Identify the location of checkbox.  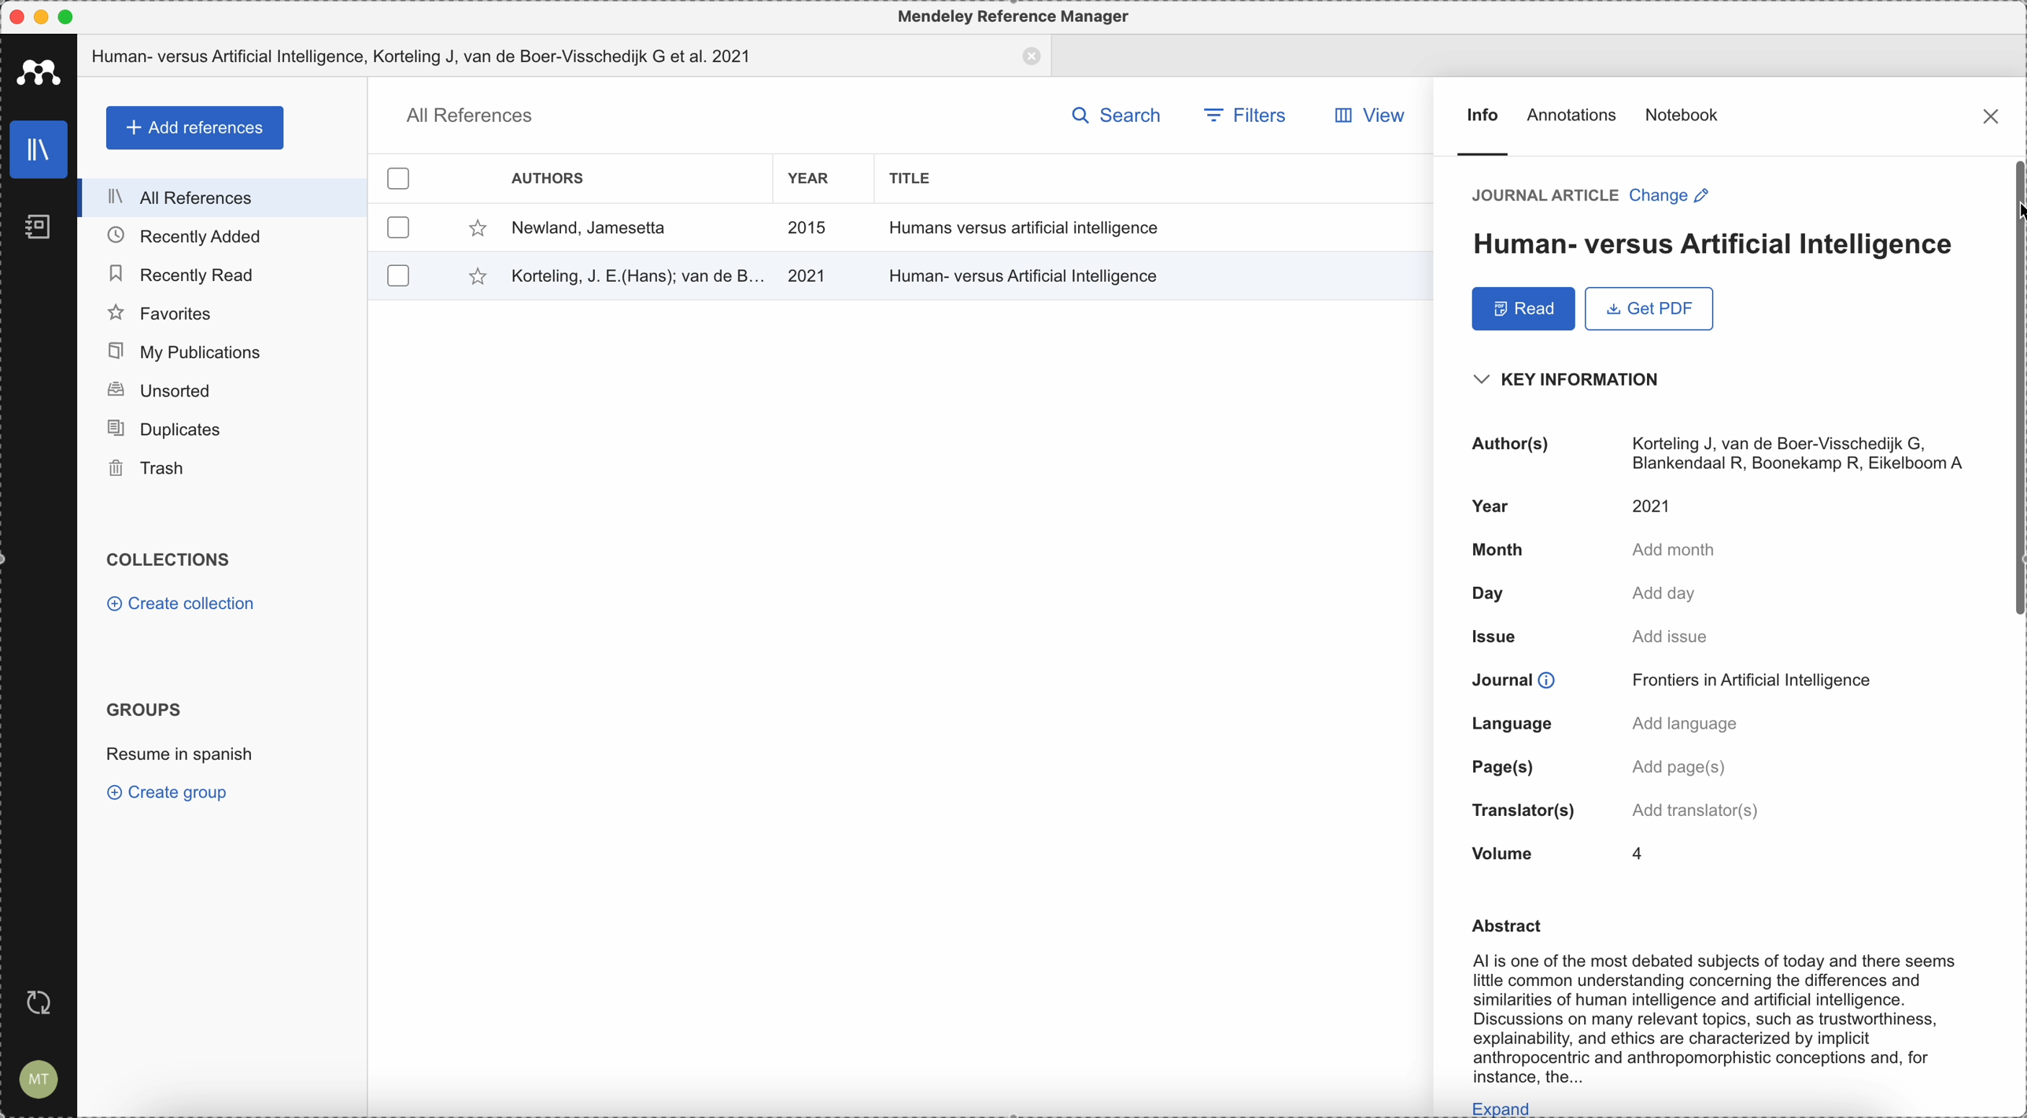
(395, 274).